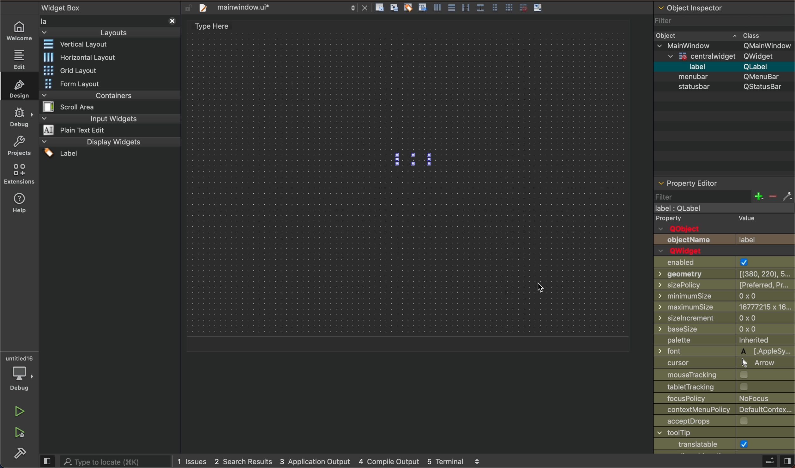 The width and height of the screenshot is (795, 468). What do you see at coordinates (21, 148) in the screenshot?
I see `projects` at bounding box center [21, 148].